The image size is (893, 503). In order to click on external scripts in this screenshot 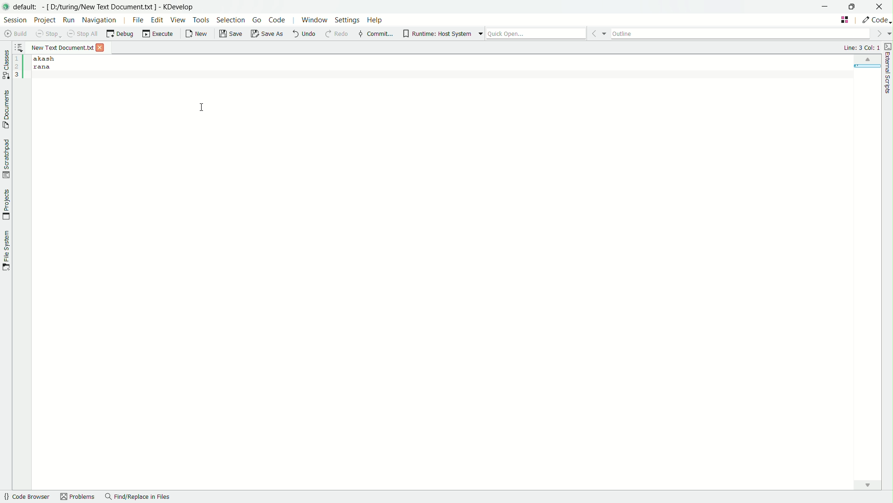, I will do `click(887, 74)`.